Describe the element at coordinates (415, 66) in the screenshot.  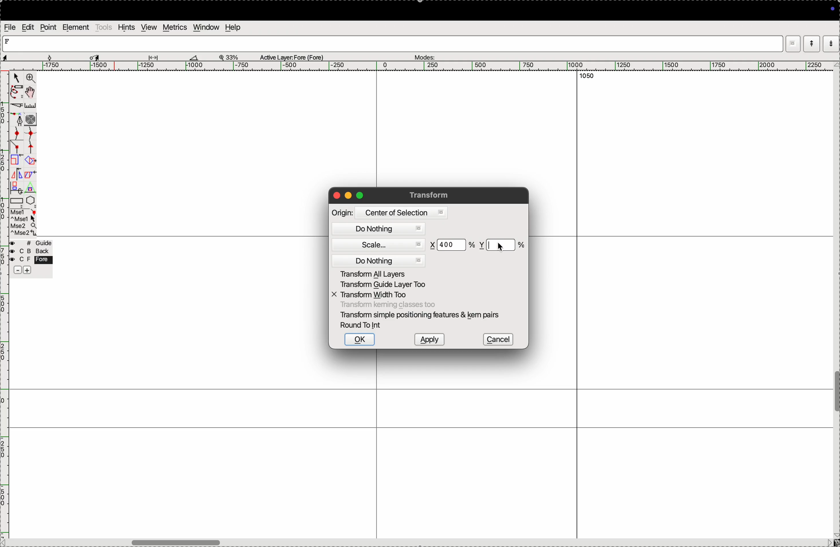
I see `horizontal scale` at that location.